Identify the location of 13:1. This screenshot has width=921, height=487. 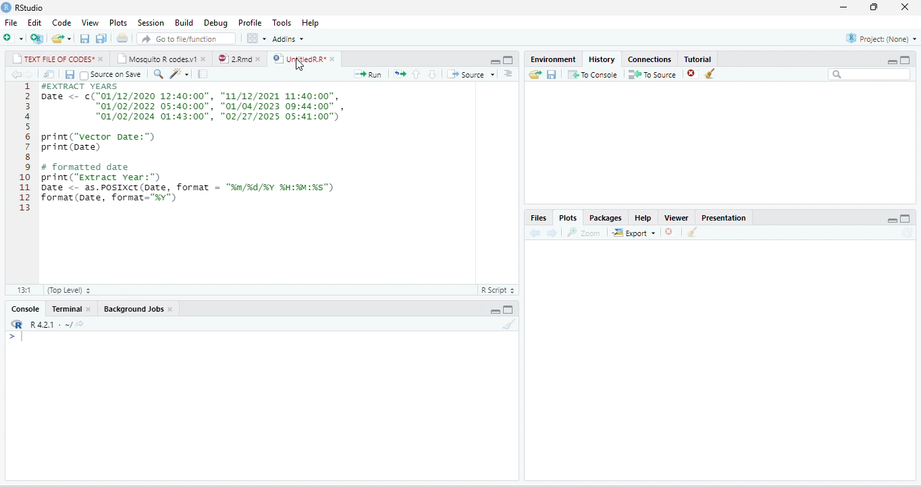
(24, 290).